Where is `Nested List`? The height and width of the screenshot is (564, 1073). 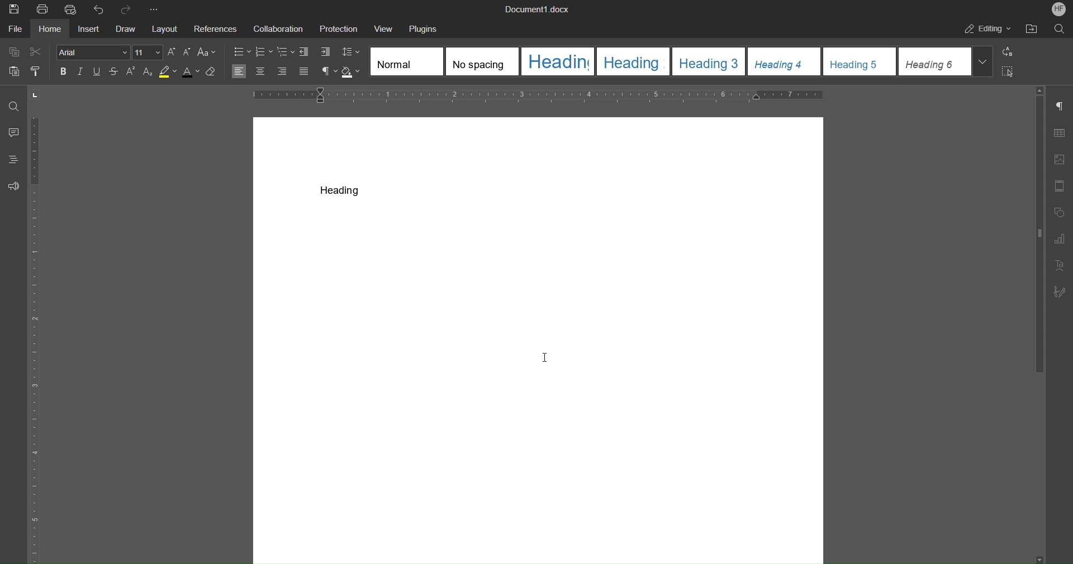
Nested List is located at coordinates (286, 51).